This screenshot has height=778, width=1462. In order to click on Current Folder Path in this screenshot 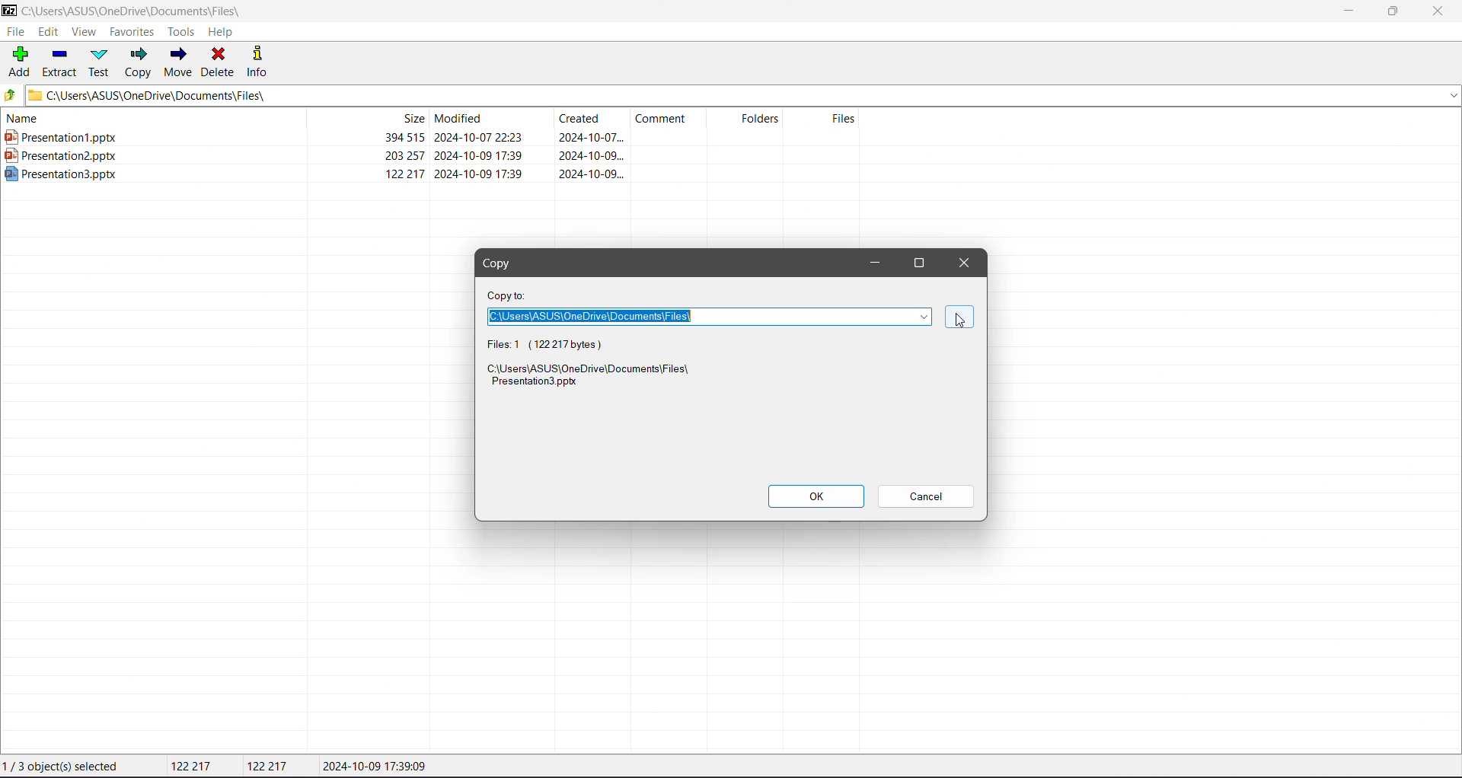, I will do `click(142, 9)`.